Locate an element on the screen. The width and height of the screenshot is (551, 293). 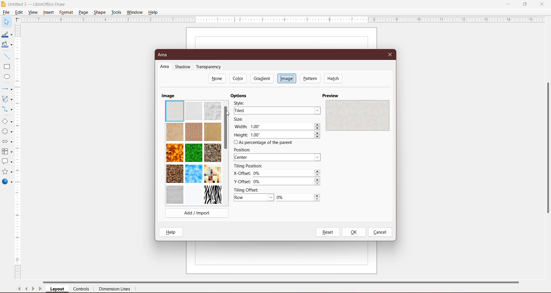
Transparency is located at coordinates (210, 67).